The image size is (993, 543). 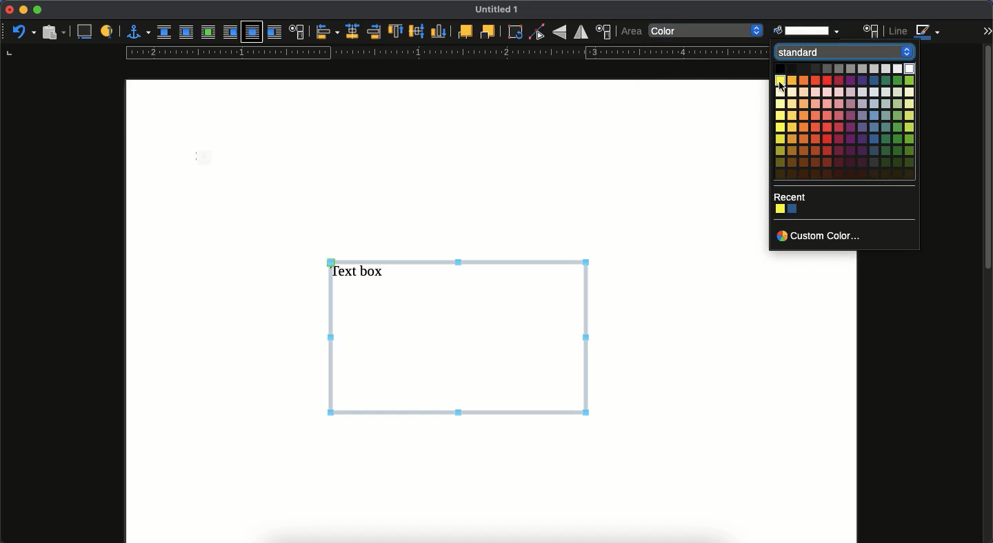 What do you see at coordinates (872, 31) in the screenshot?
I see `area` at bounding box center [872, 31].